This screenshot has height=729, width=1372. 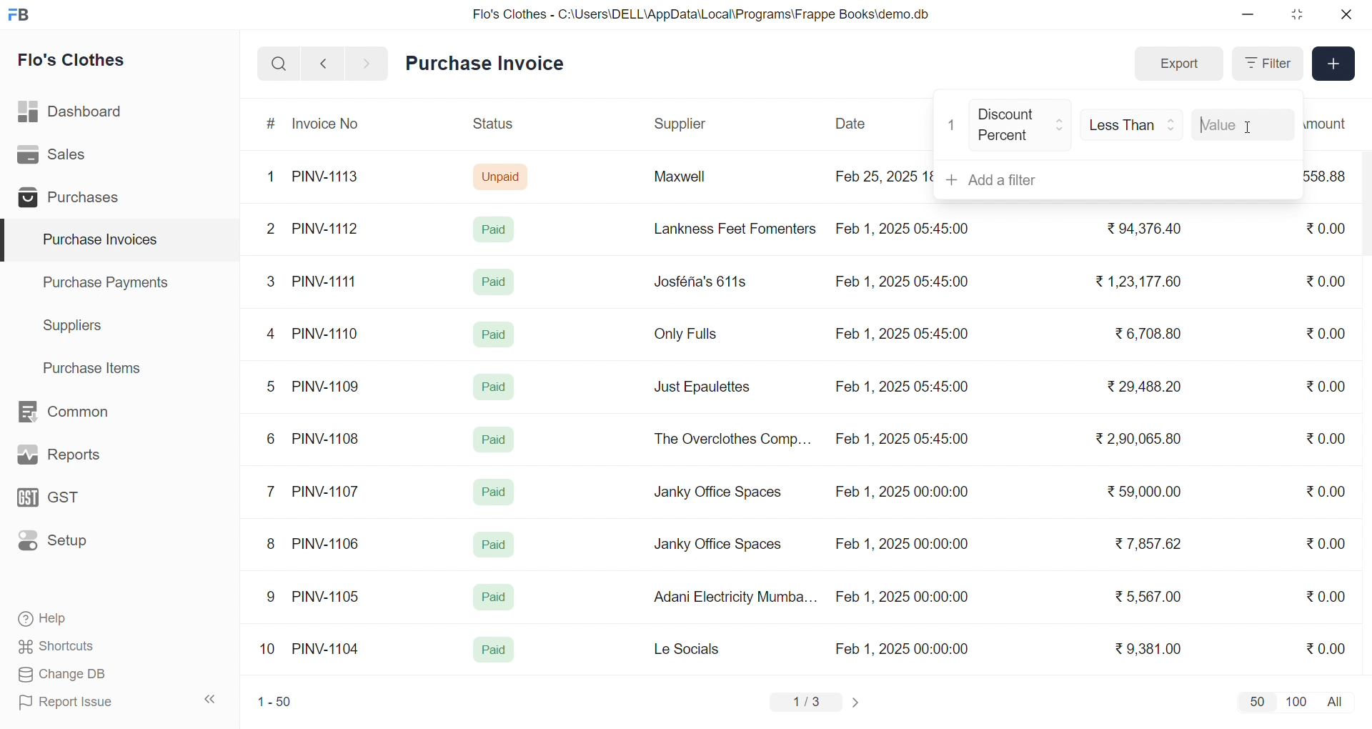 I want to click on Flo's Clothes, so click(x=81, y=62).